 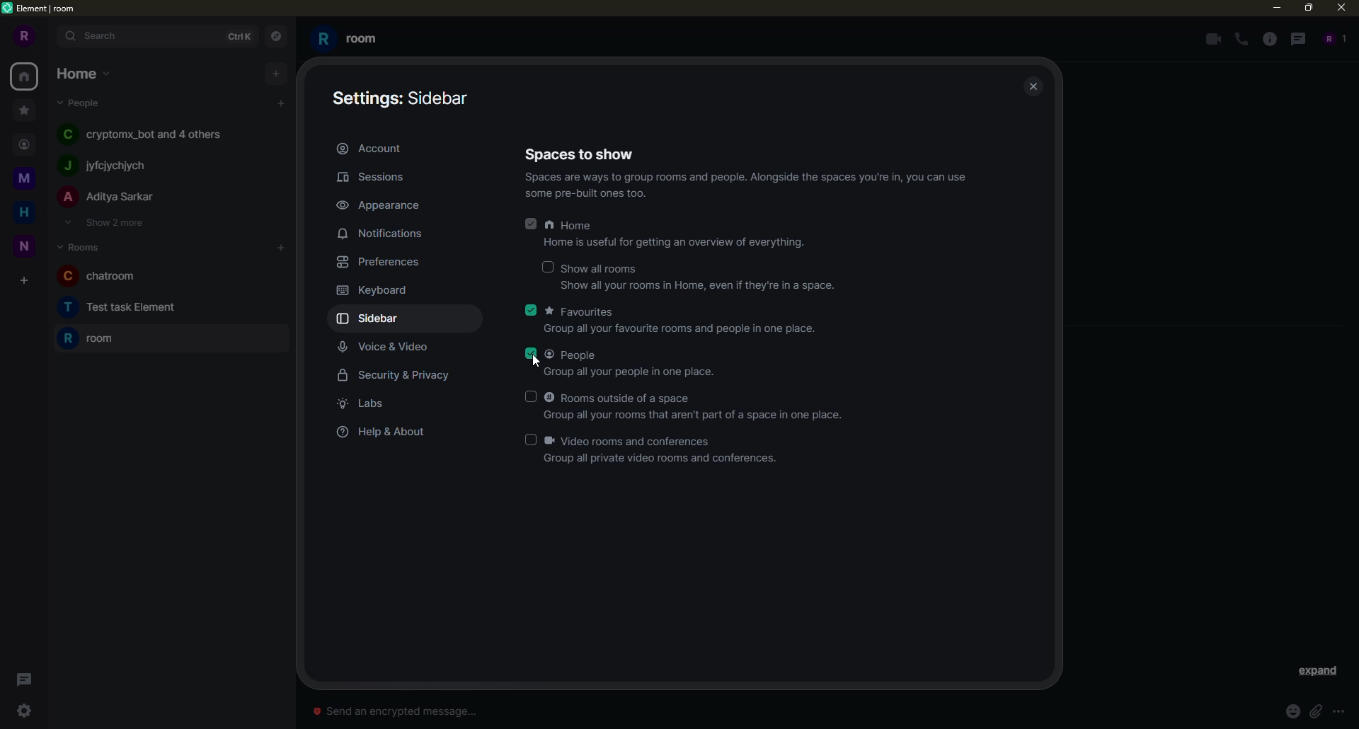 I want to click on navigator, so click(x=274, y=36).